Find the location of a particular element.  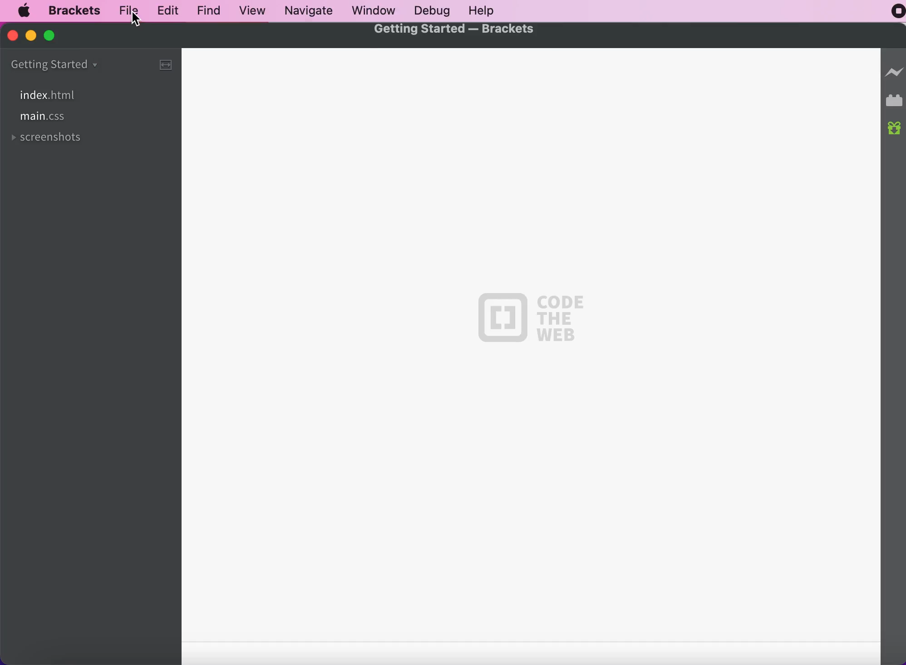

index.html is located at coordinates (72, 94).